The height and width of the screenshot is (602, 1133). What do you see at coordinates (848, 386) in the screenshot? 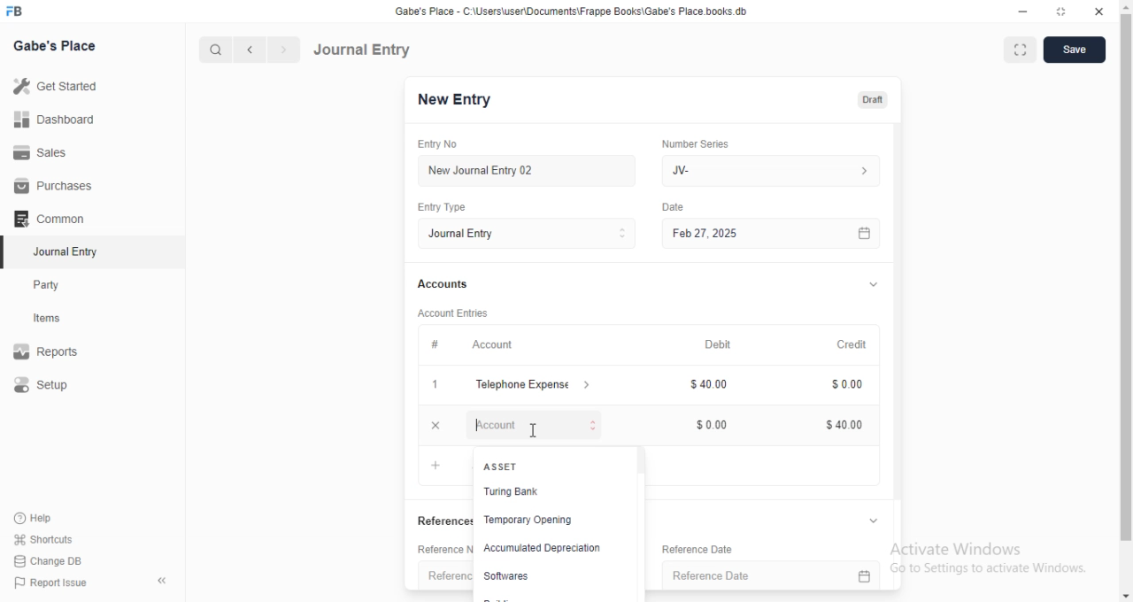
I see `0.00` at bounding box center [848, 386].